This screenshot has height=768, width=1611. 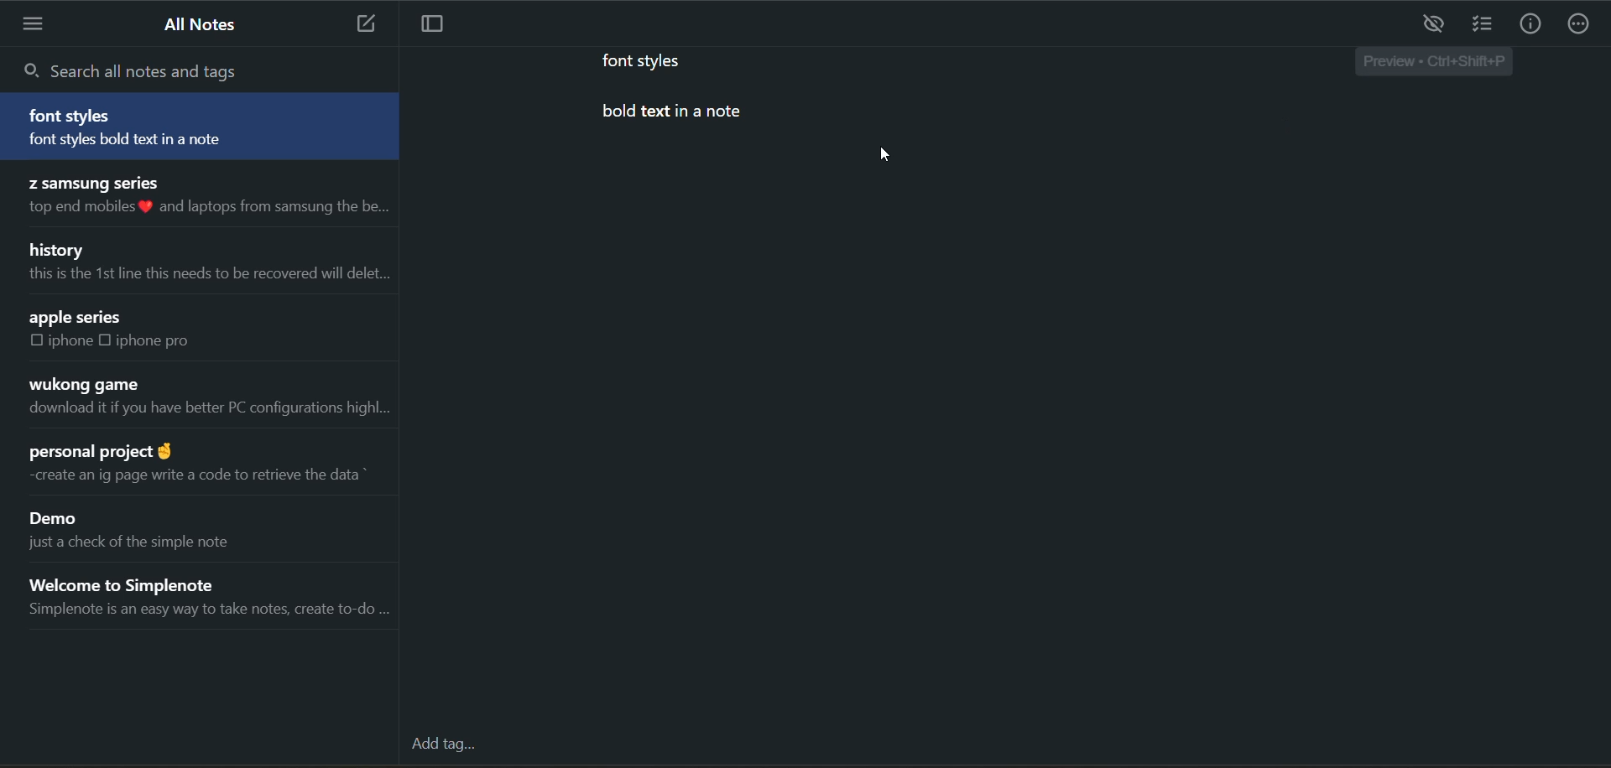 What do you see at coordinates (72, 341) in the screenshot?
I see `iphone` at bounding box center [72, 341].